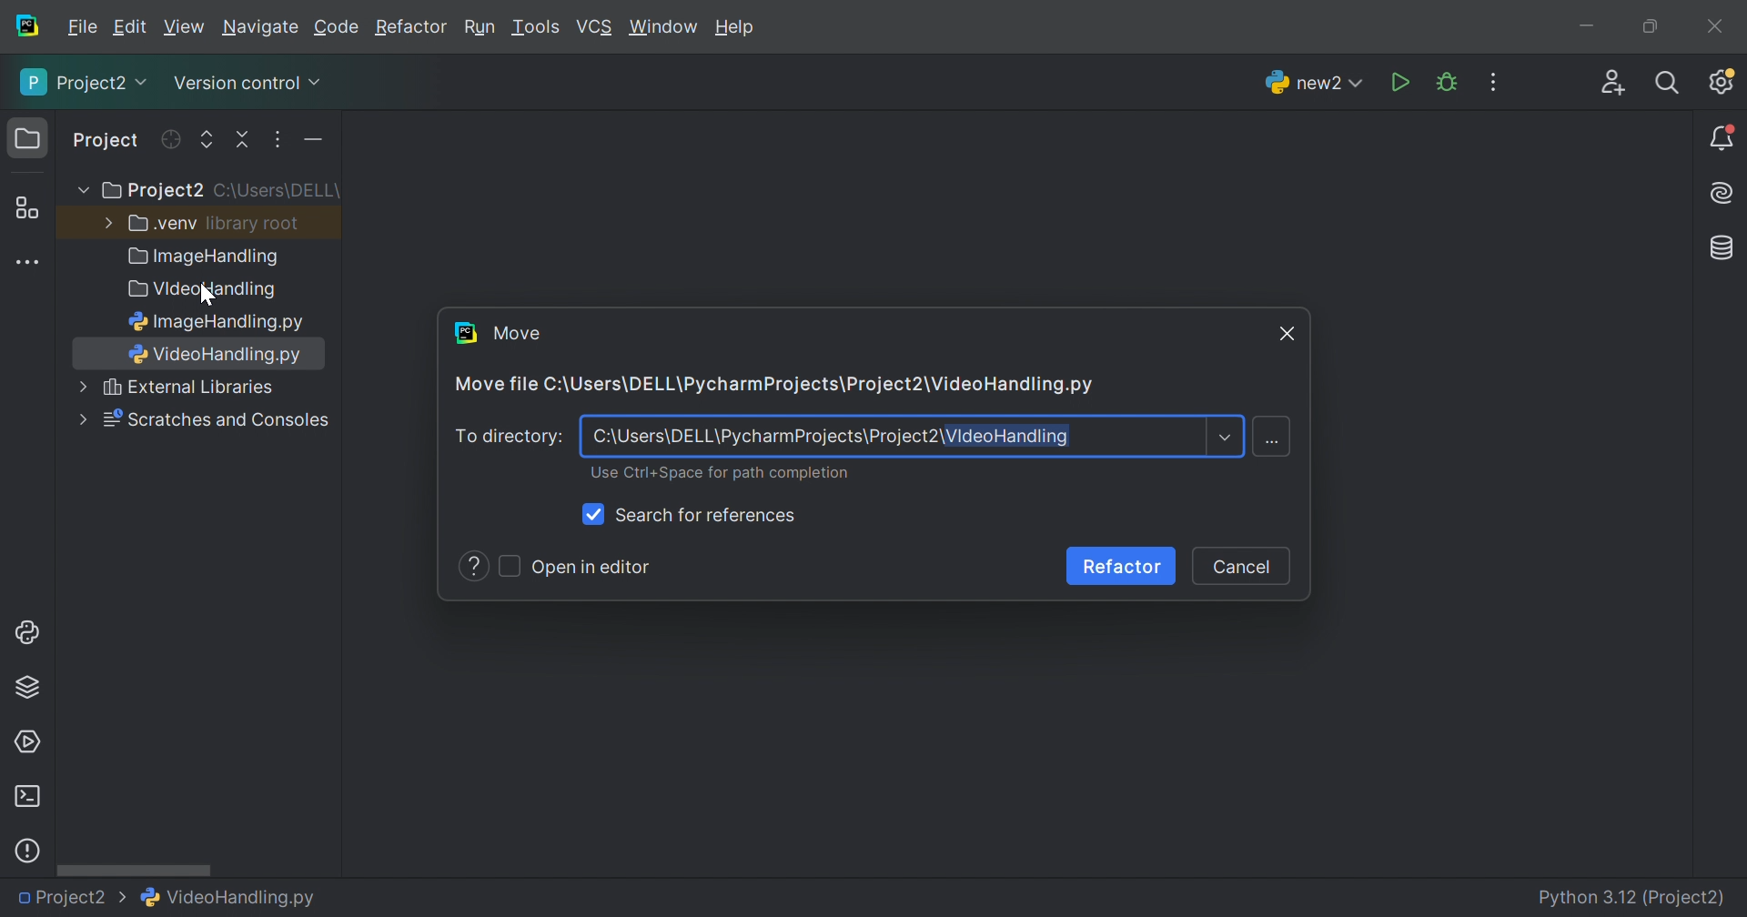 The image size is (1747, 917). Describe the element at coordinates (596, 27) in the screenshot. I see `VCS` at that location.